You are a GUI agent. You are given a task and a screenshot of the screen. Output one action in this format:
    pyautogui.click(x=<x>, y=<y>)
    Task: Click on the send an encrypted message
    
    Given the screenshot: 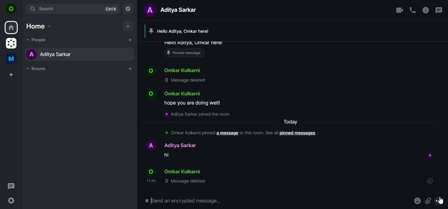 What is the action you would take?
    pyautogui.click(x=219, y=203)
    